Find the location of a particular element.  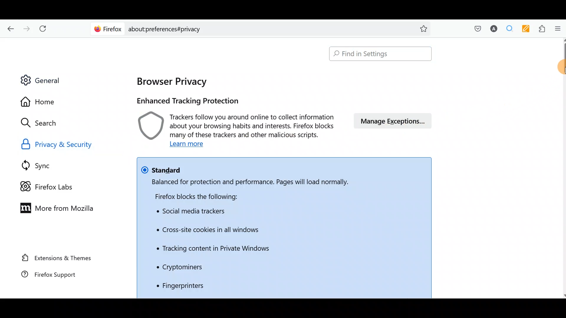

Privacy & security is located at coordinates (71, 144).